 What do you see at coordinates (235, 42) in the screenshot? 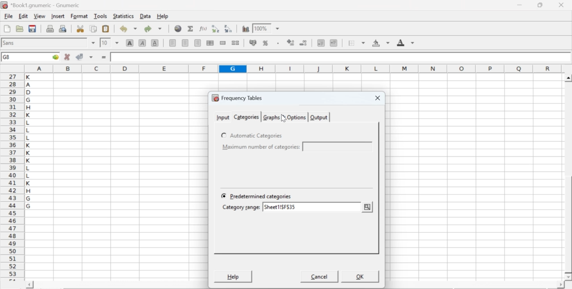
I see `split merged ranges of cells` at bounding box center [235, 42].